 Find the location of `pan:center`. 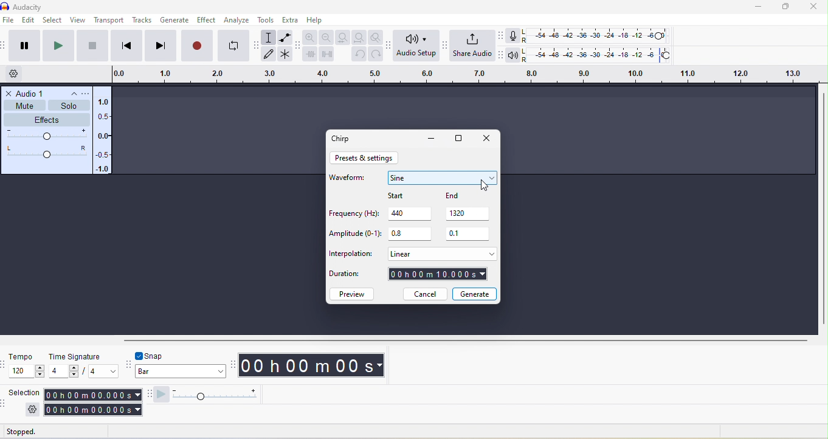

pan:center is located at coordinates (47, 151).